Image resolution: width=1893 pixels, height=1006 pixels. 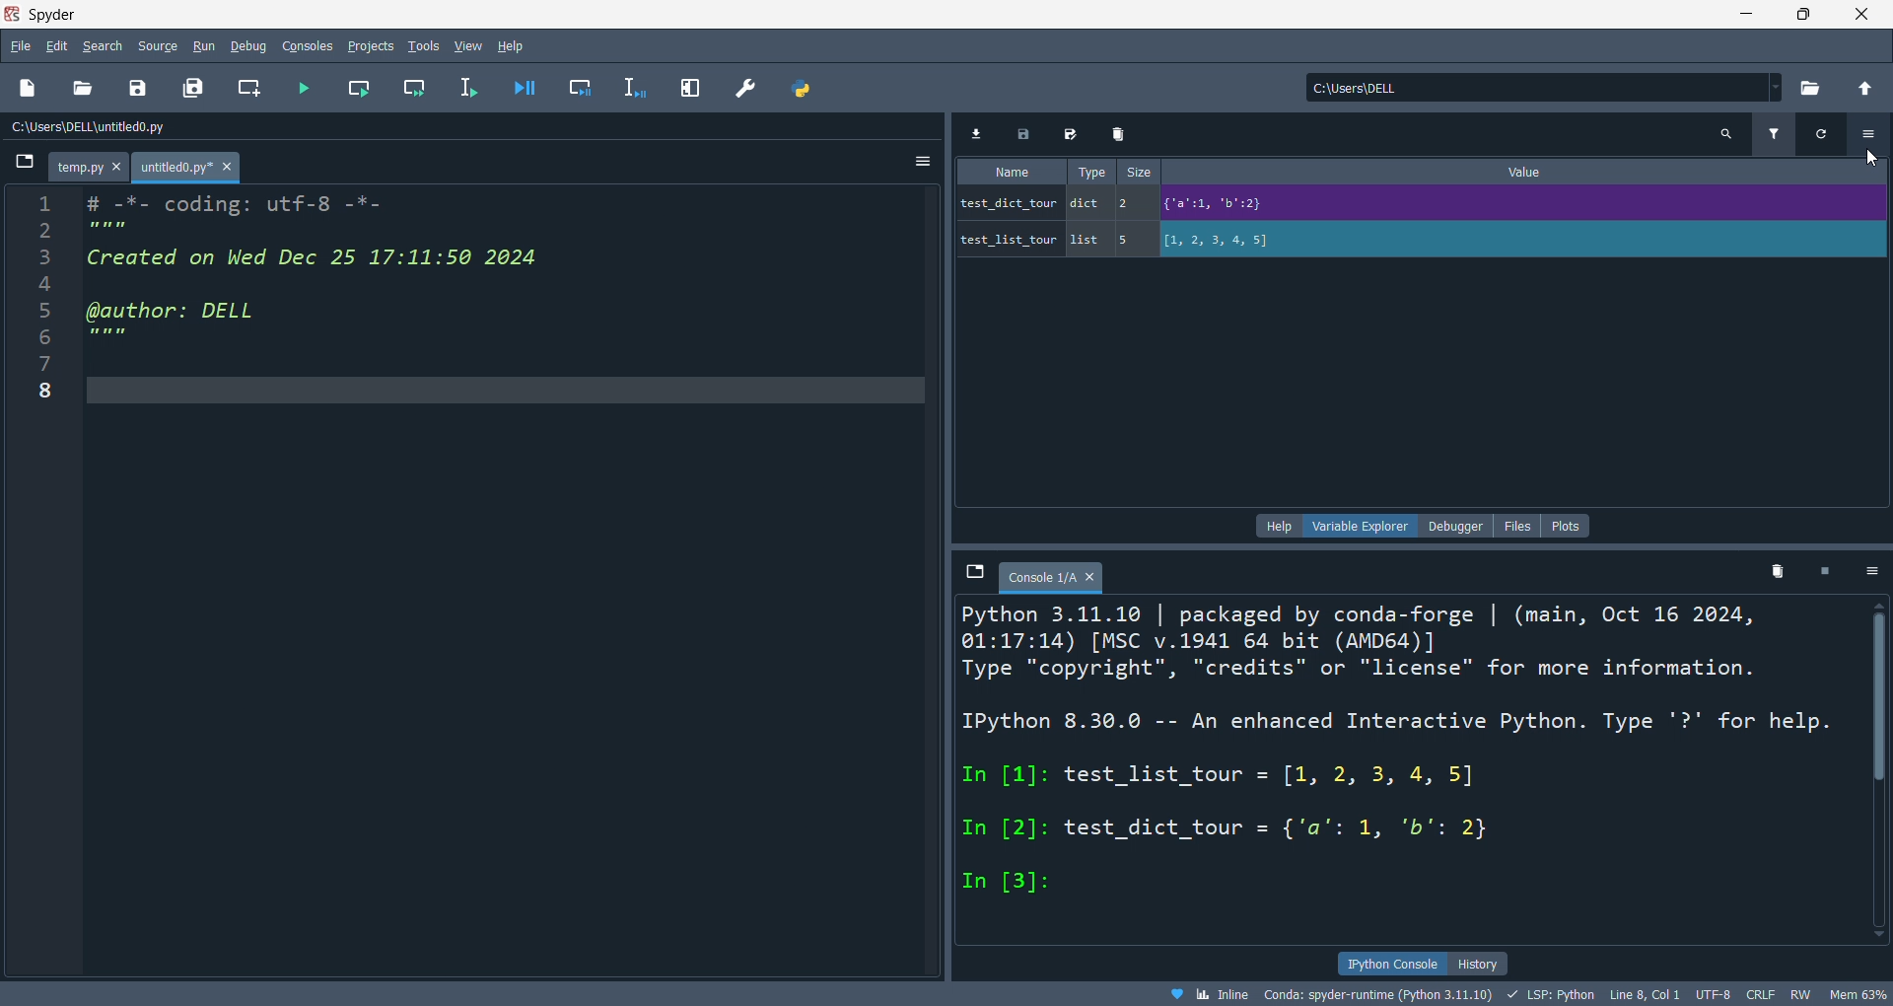 I want to click on view, so click(x=465, y=44).